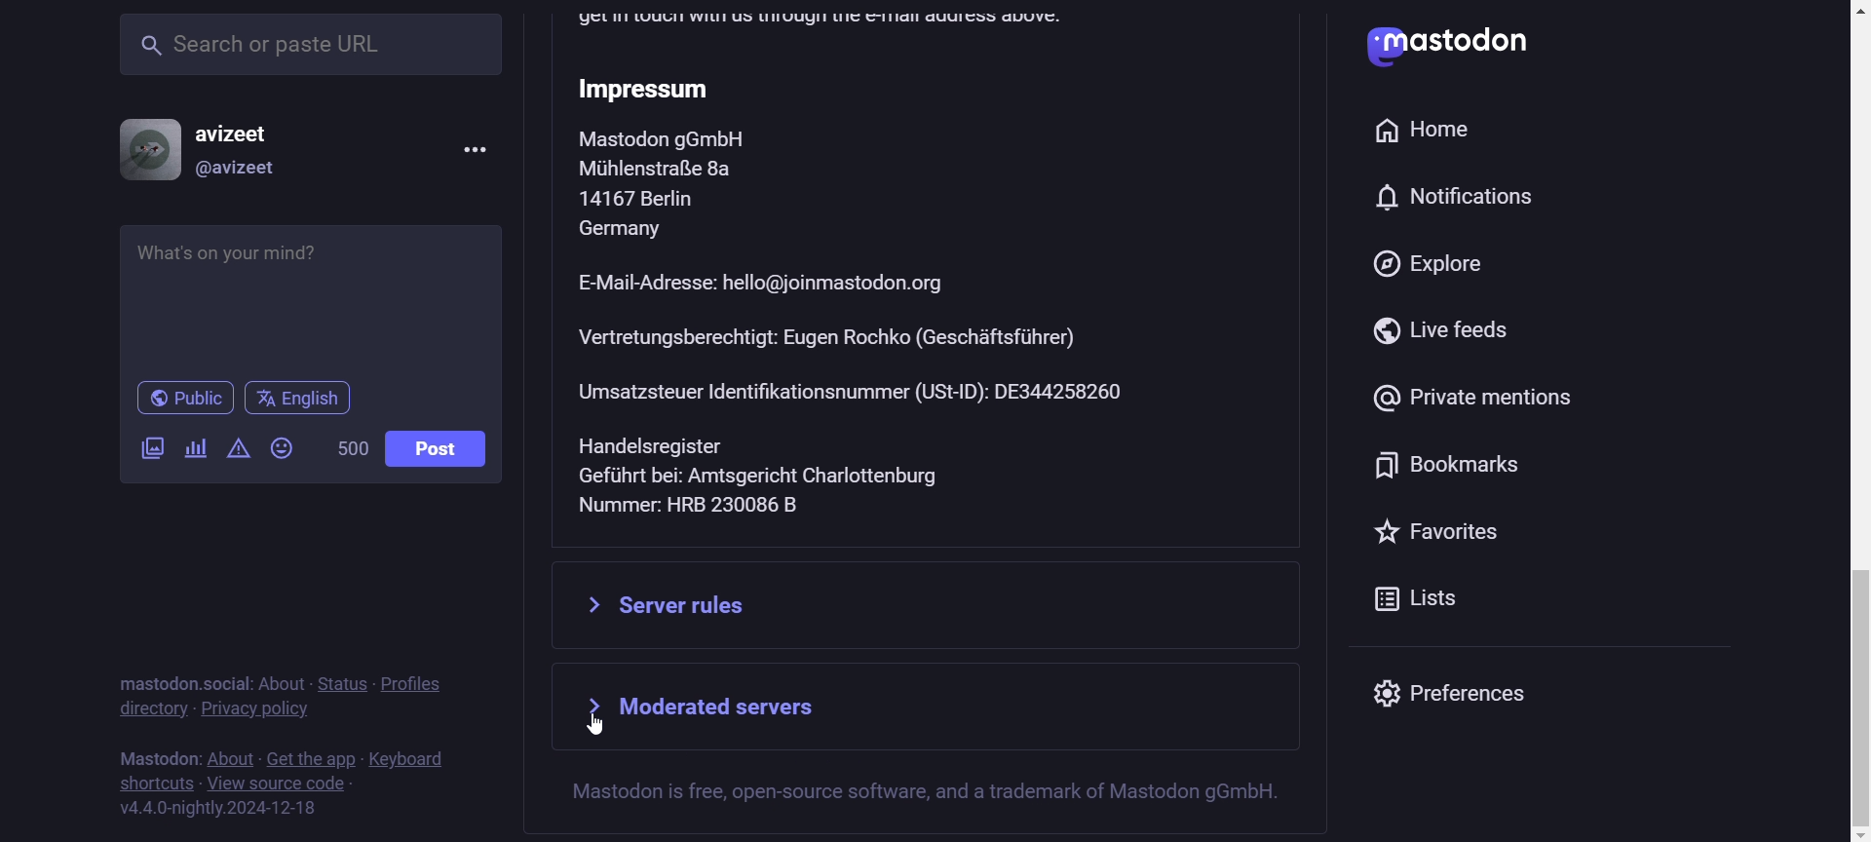 The width and height of the screenshot is (1871, 842). What do you see at coordinates (311, 48) in the screenshot?
I see `search` at bounding box center [311, 48].